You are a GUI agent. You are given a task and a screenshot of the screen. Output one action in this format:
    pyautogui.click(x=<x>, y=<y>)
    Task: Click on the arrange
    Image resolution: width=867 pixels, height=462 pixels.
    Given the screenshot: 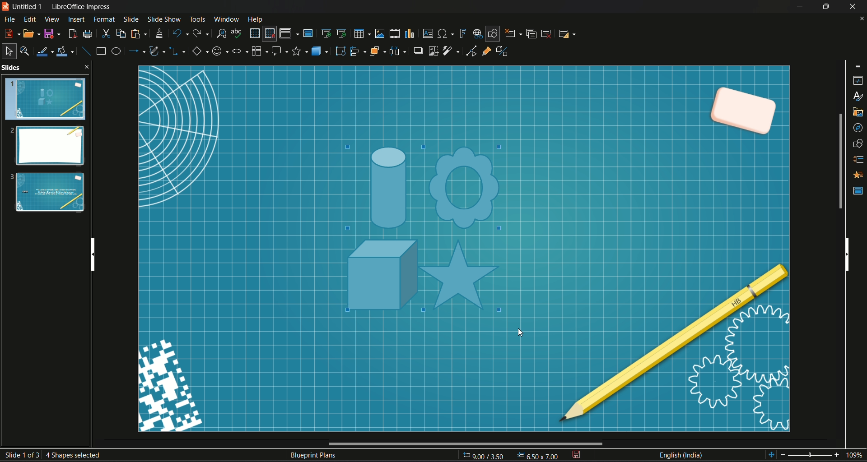 What is the action you would take?
    pyautogui.click(x=378, y=51)
    